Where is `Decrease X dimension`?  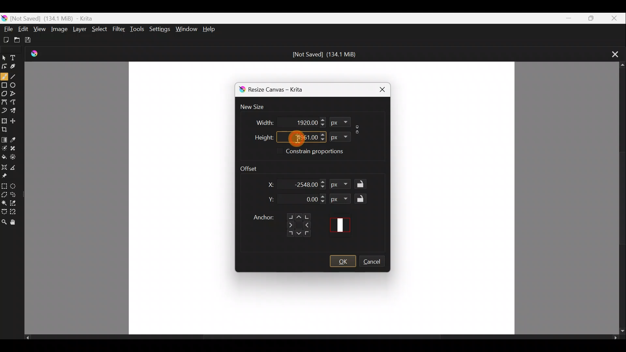 Decrease X dimension is located at coordinates (323, 187).